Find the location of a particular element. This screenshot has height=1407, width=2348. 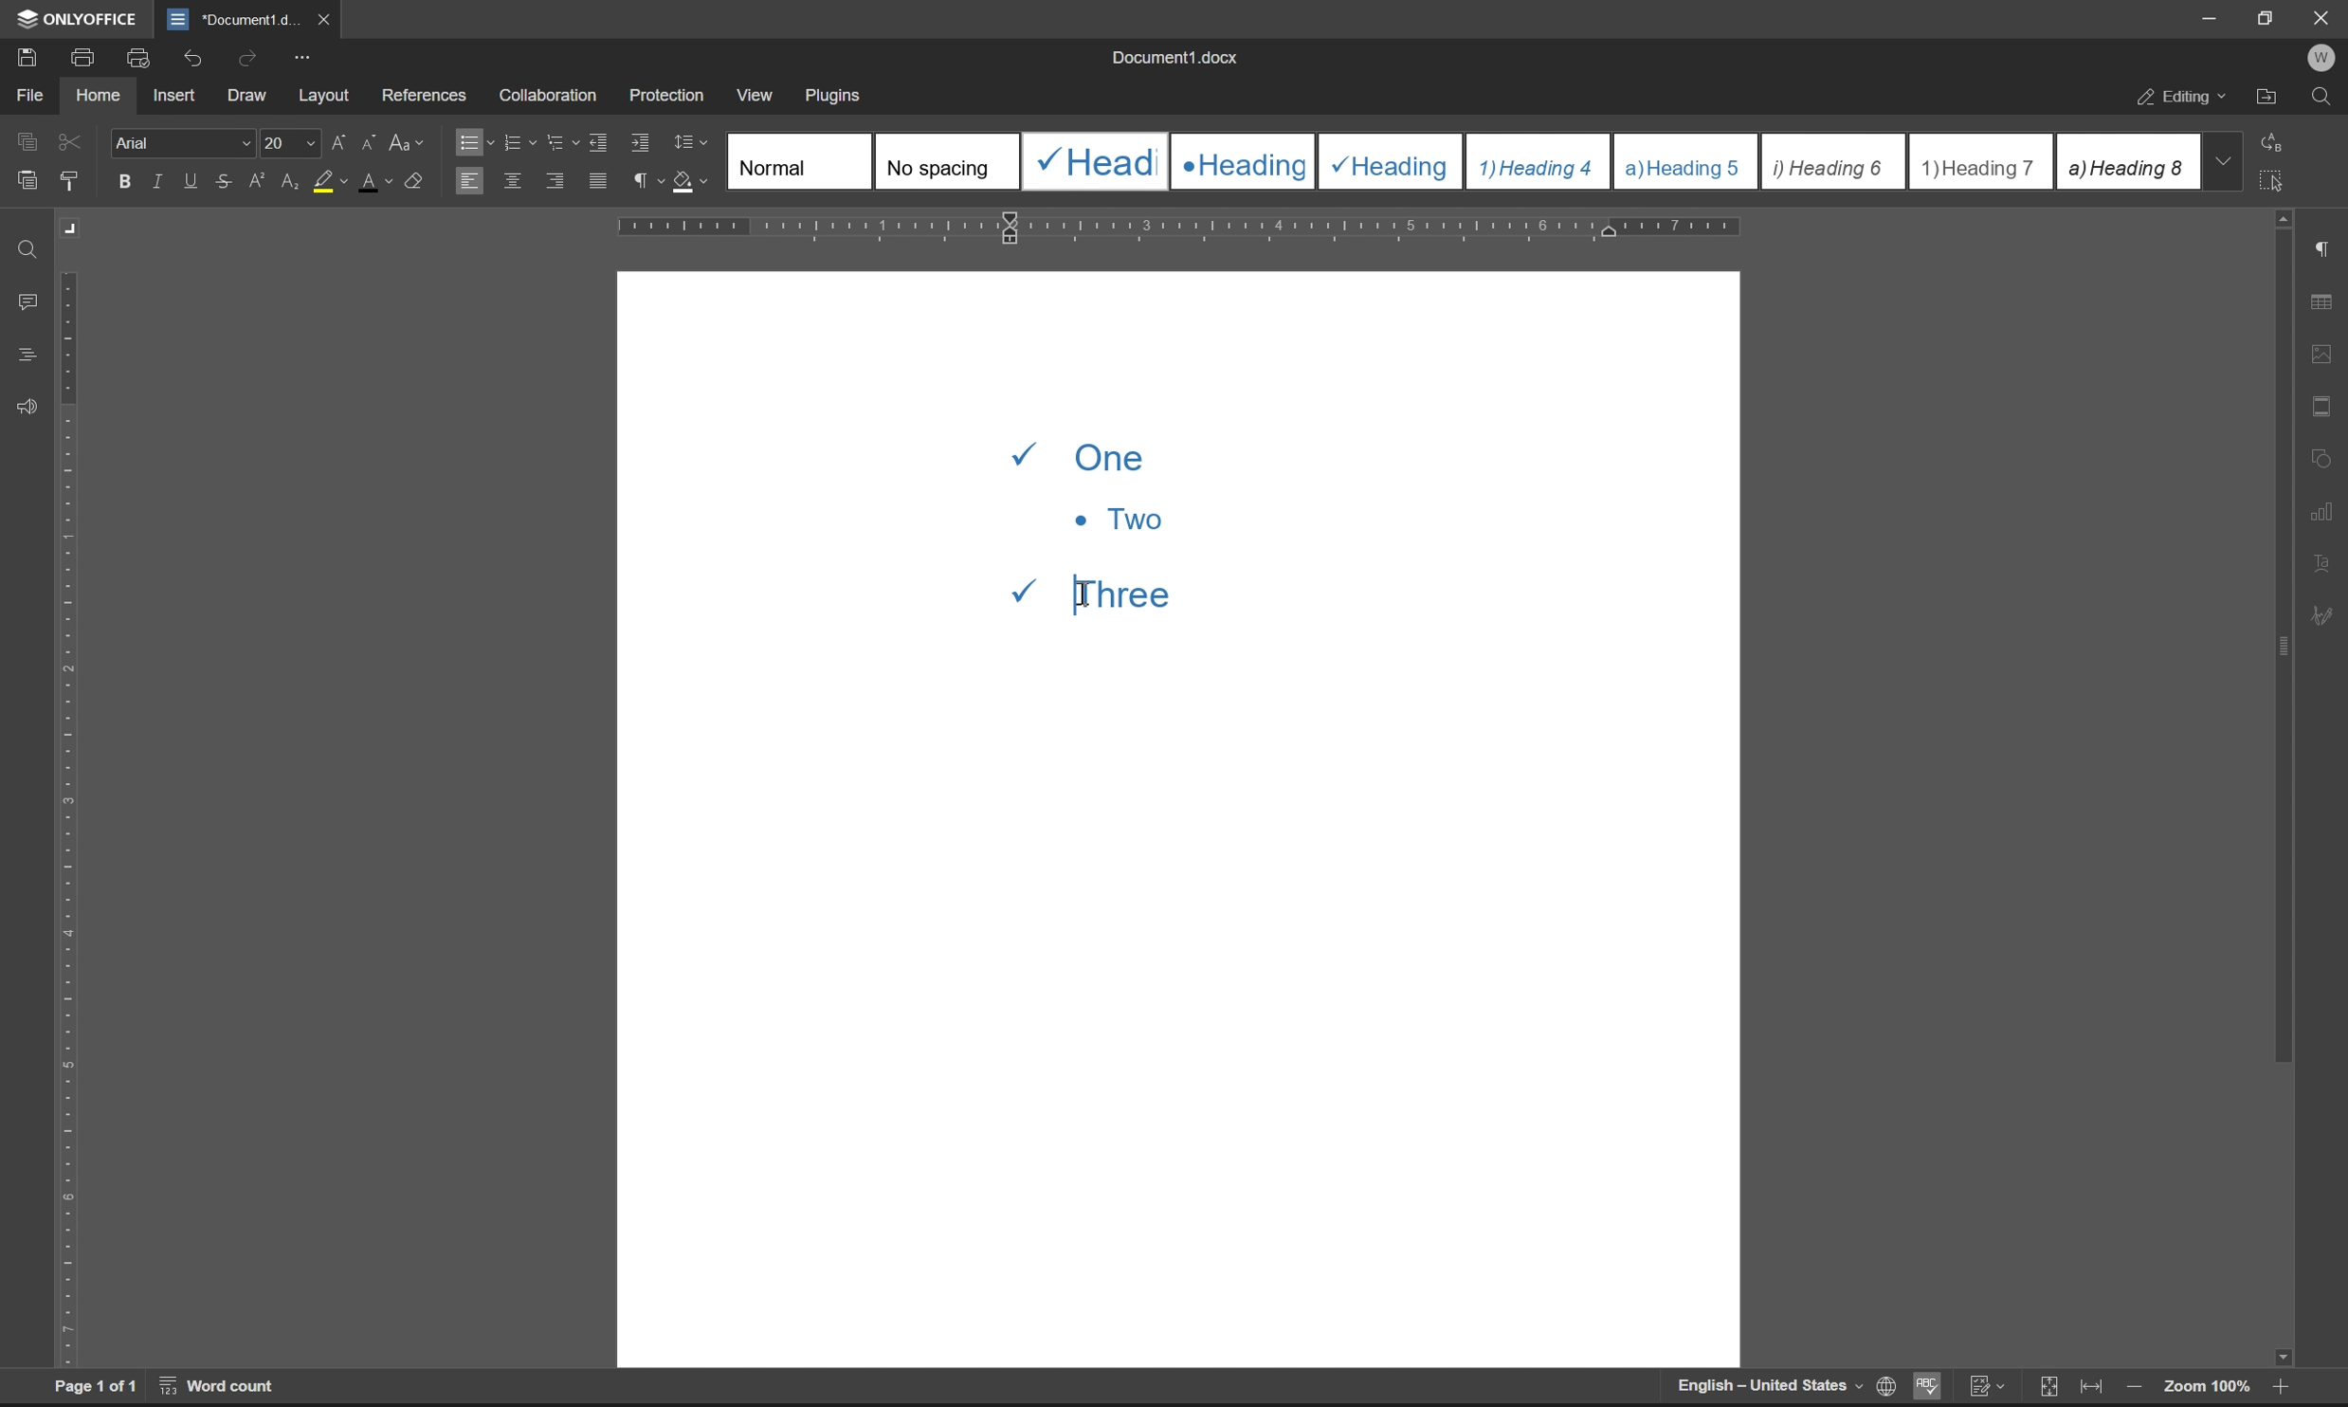

plugins is located at coordinates (835, 97).